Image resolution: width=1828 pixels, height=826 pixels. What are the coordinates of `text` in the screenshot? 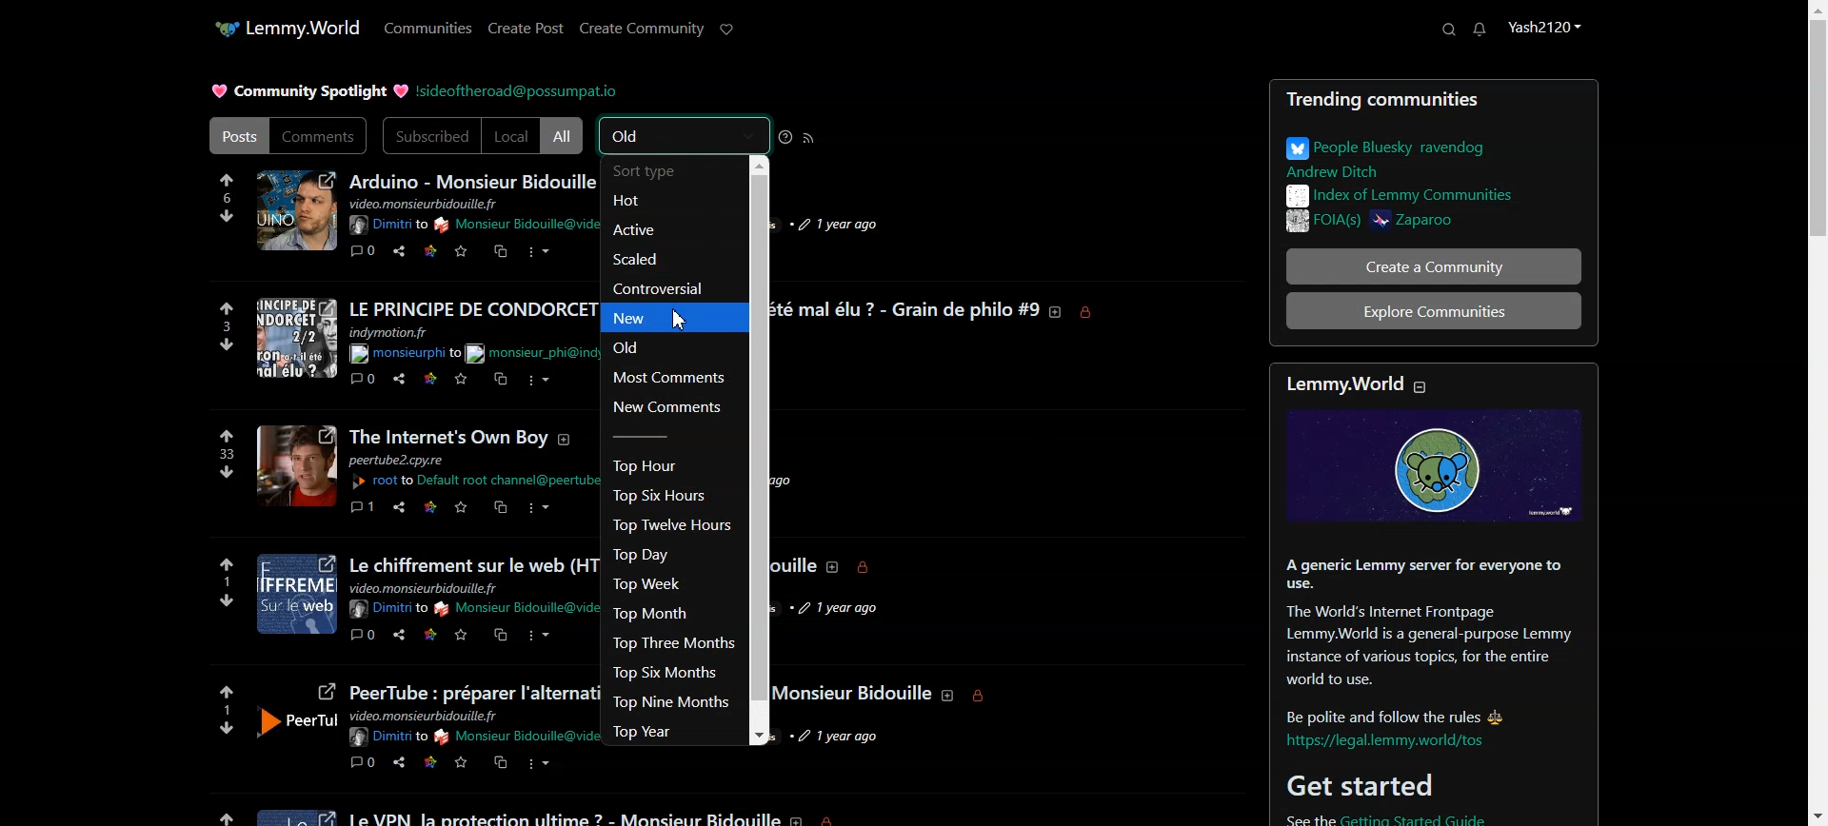 It's located at (516, 225).